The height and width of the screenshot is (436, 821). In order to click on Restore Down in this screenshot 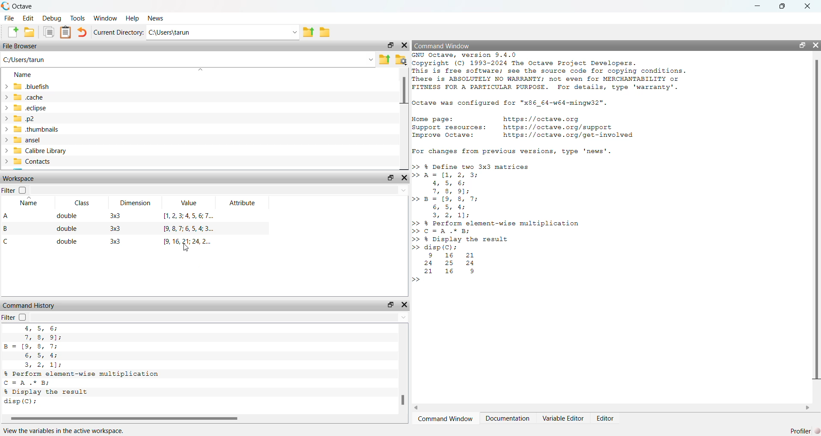, I will do `click(390, 45)`.